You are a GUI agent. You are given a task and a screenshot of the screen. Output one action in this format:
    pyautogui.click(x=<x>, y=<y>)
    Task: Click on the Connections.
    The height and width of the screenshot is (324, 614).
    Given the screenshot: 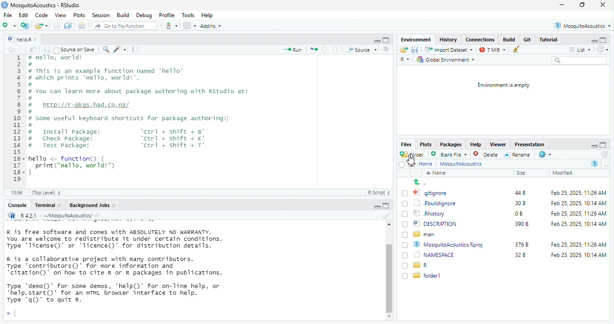 What is the action you would take?
    pyautogui.click(x=481, y=39)
    